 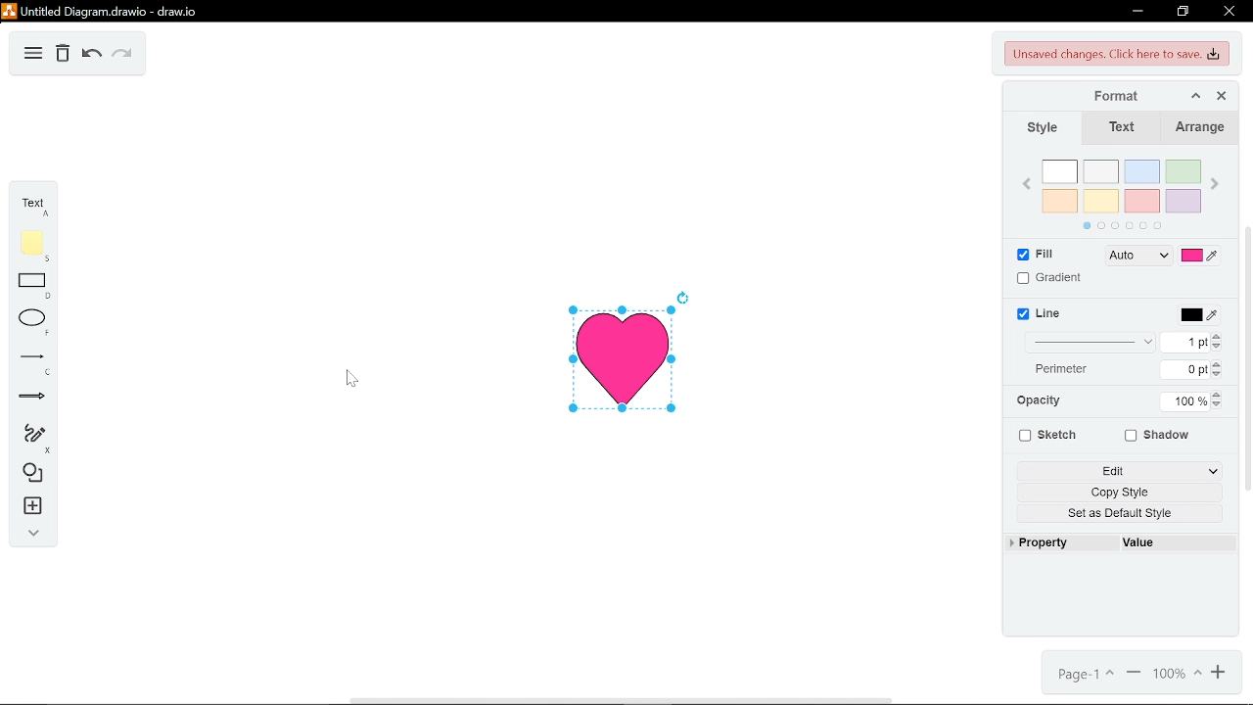 What do you see at coordinates (91, 56) in the screenshot?
I see `undo` at bounding box center [91, 56].